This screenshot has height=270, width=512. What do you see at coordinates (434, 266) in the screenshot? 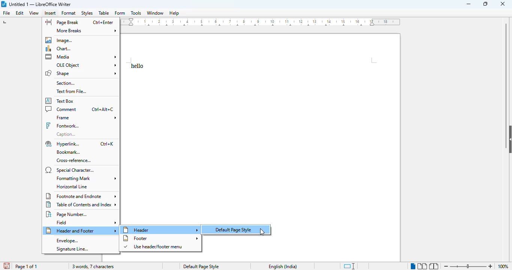
I see `book view` at bounding box center [434, 266].